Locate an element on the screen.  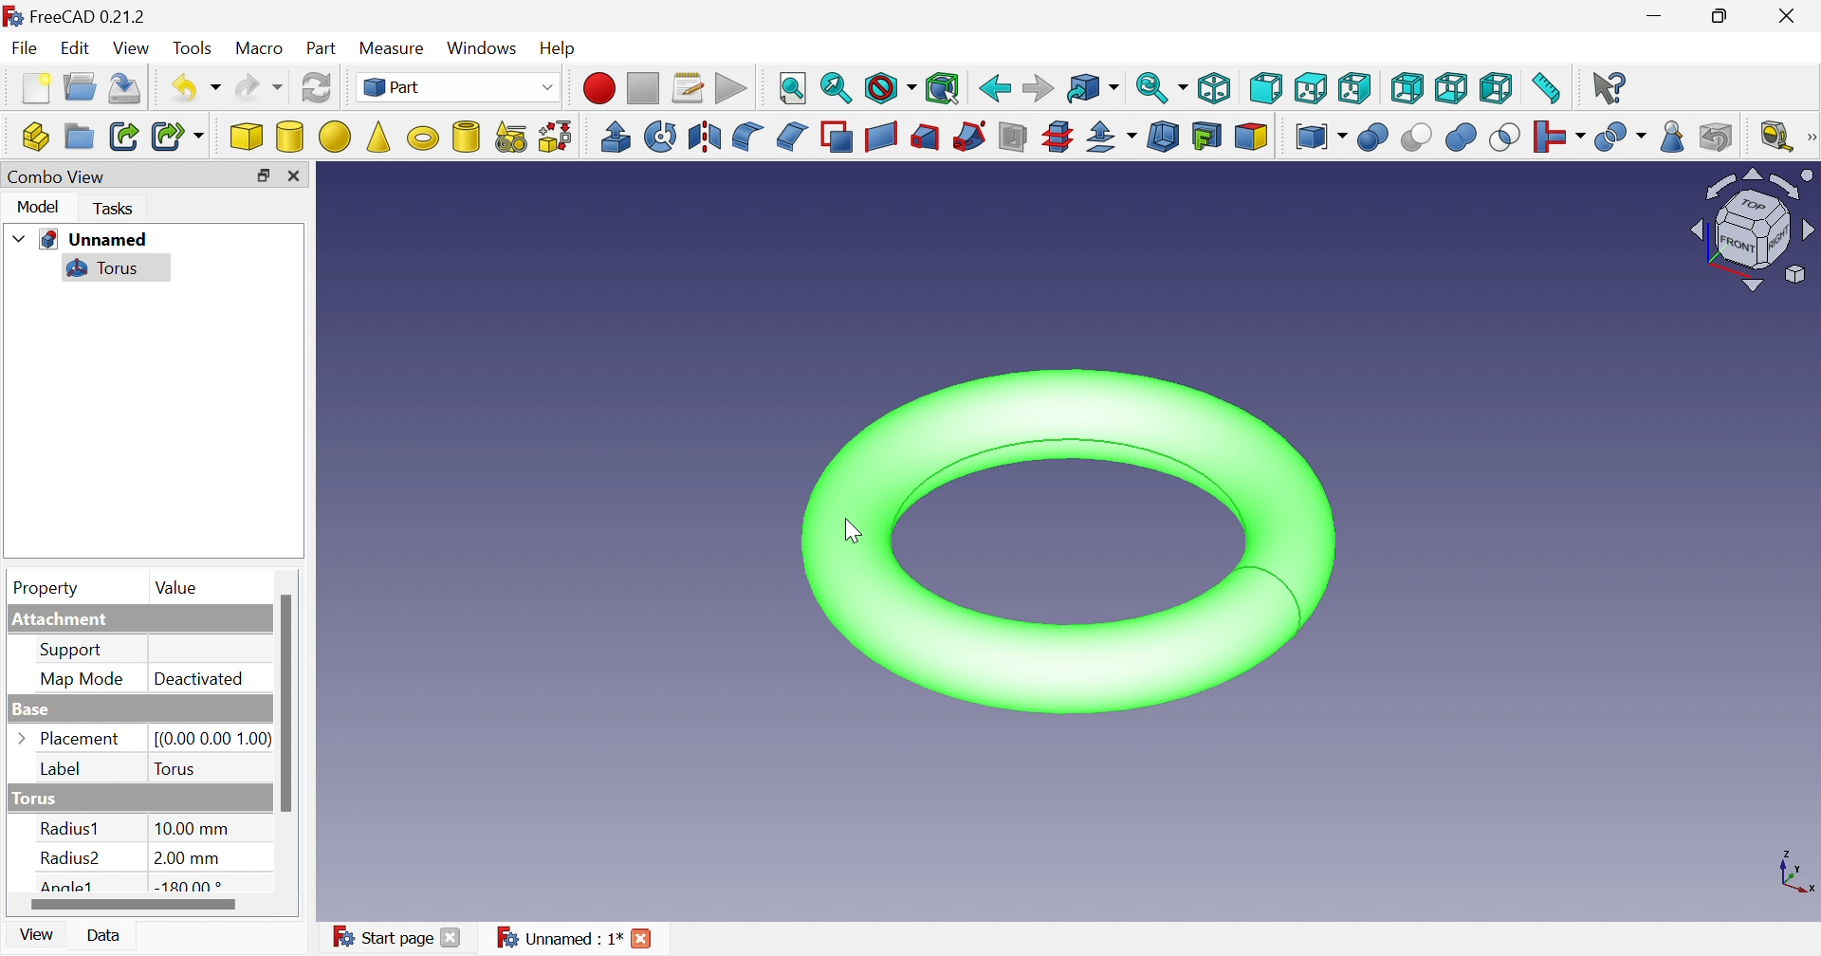
[(0.00 0.00 1.00) is located at coordinates (209, 736).